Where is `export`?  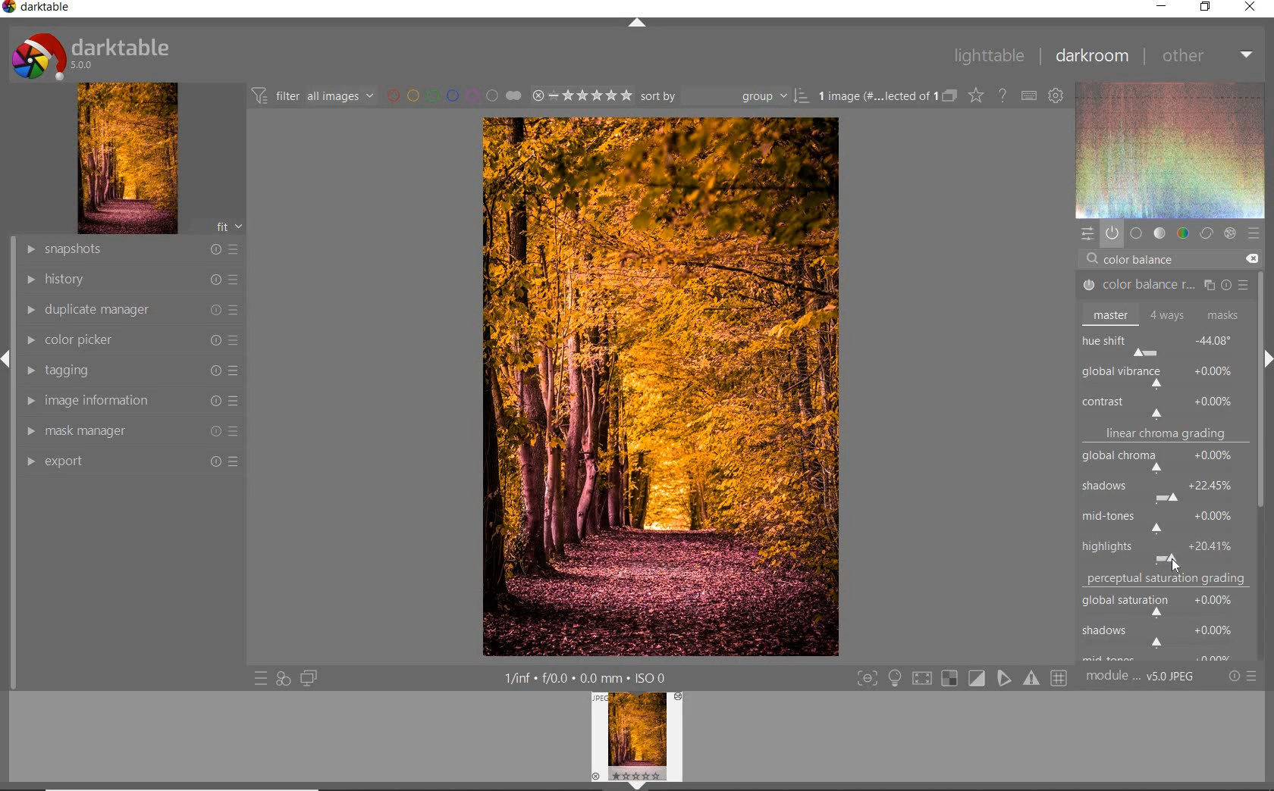
export is located at coordinates (133, 461).